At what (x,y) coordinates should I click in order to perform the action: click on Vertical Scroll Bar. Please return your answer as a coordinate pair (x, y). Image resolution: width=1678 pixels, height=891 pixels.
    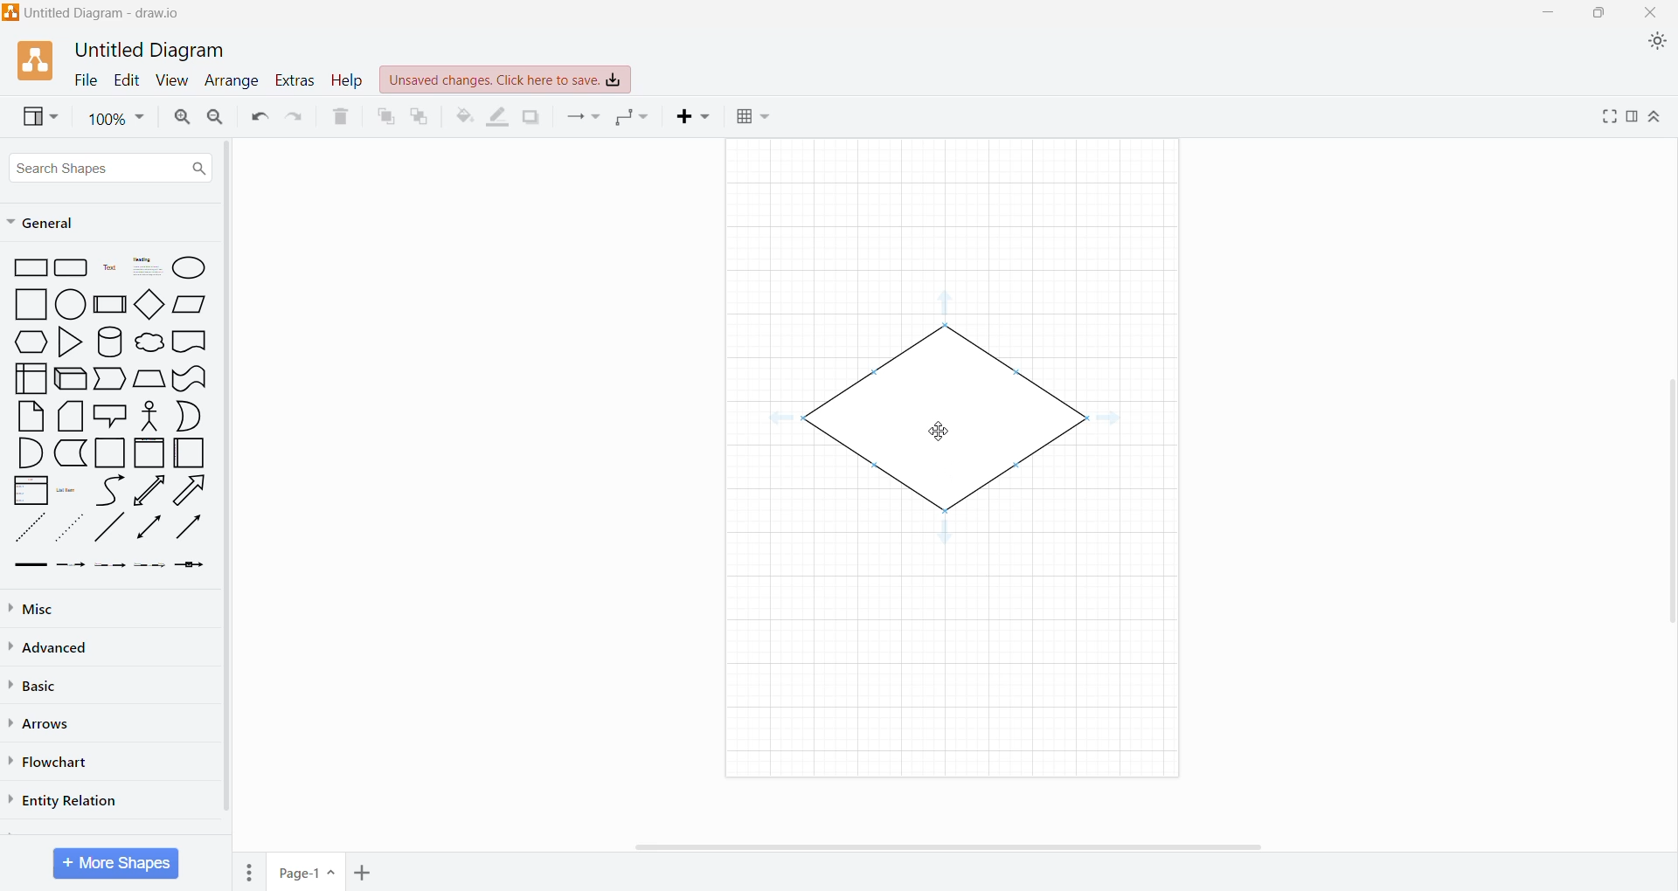
    Looking at the image, I should click on (231, 490).